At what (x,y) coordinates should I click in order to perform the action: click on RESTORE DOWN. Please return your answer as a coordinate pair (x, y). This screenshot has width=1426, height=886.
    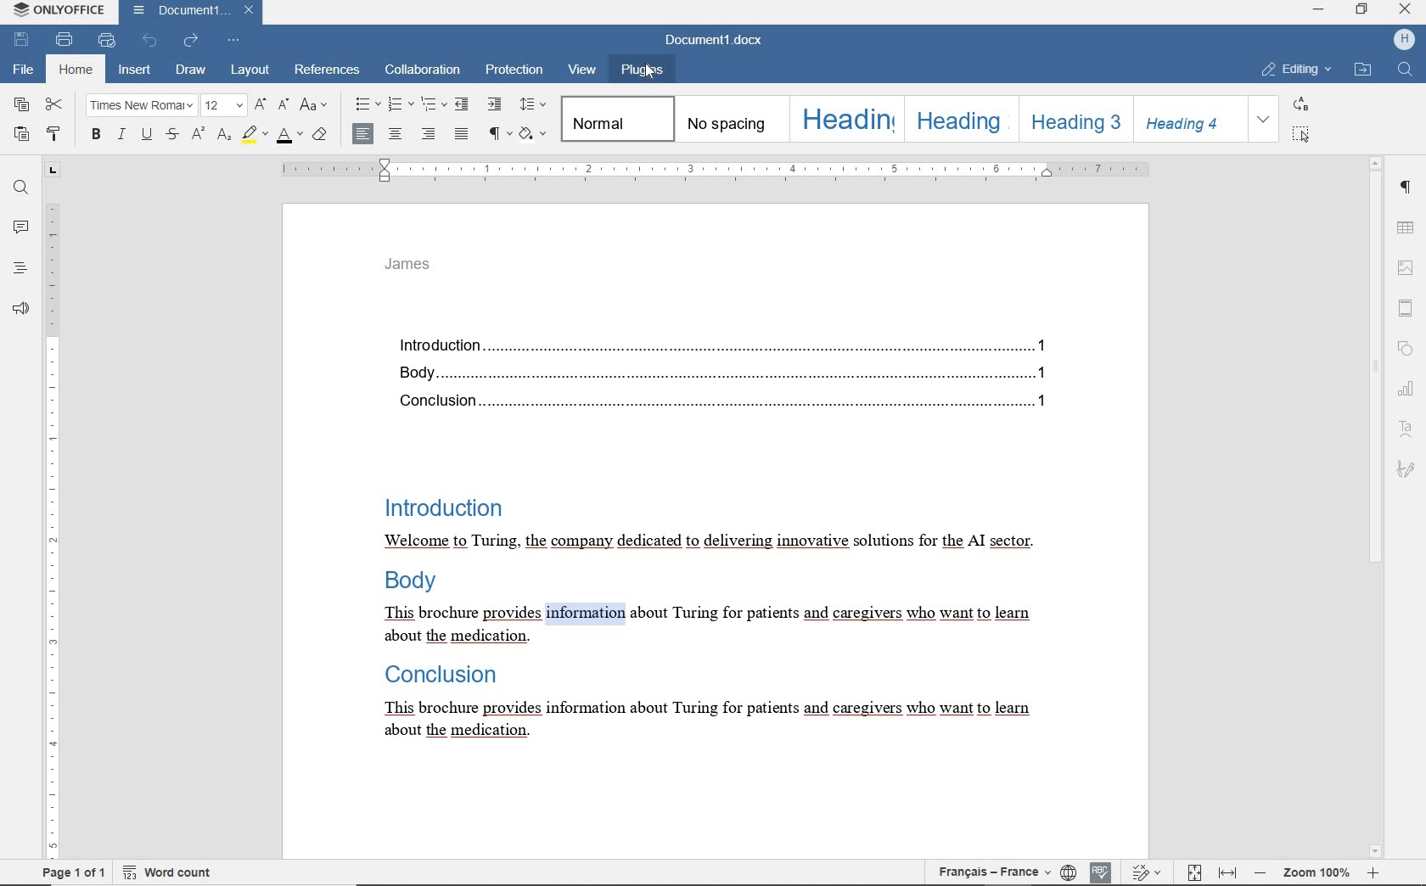
    Looking at the image, I should click on (1363, 9).